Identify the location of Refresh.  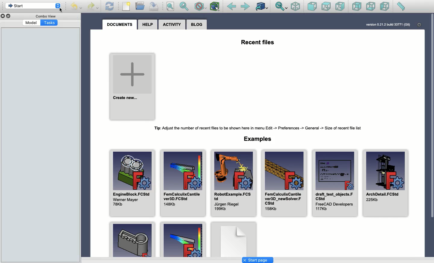
(109, 6).